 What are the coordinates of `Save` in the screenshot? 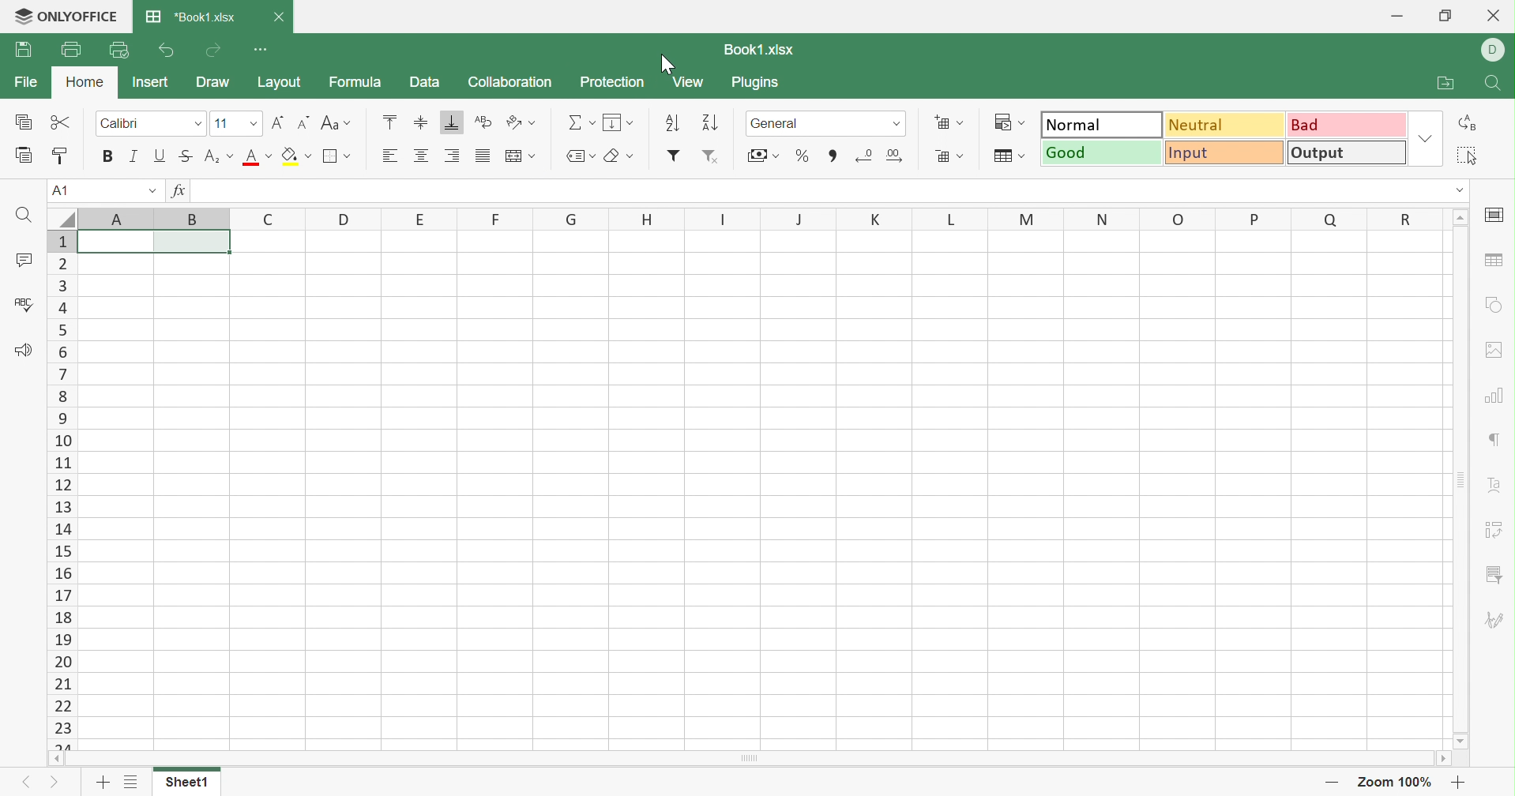 It's located at (26, 52).